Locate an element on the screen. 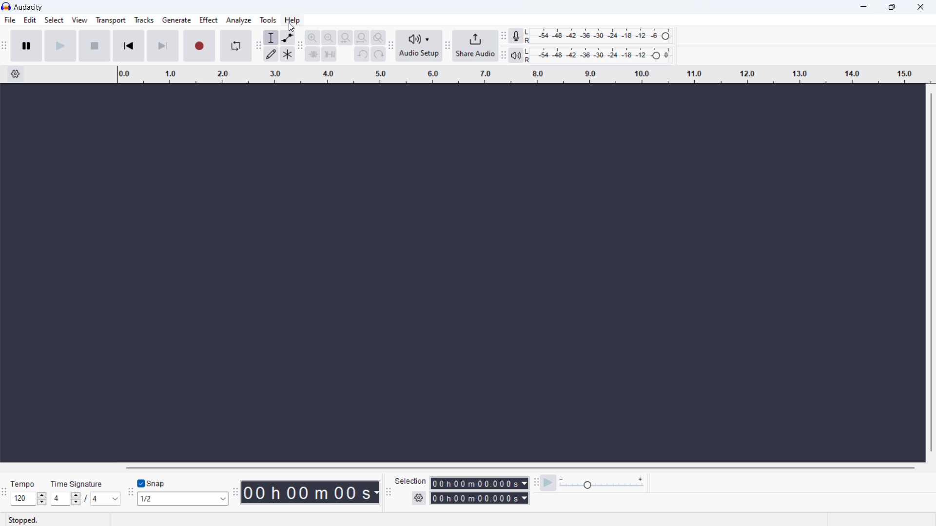  timeline is located at coordinates (525, 75).